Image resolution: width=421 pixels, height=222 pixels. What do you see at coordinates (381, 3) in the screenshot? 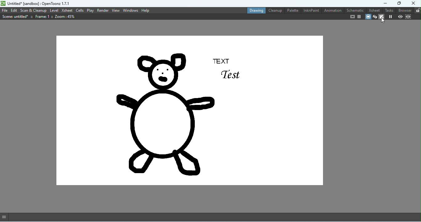
I see `minimize` at bounding box center [381, 3].